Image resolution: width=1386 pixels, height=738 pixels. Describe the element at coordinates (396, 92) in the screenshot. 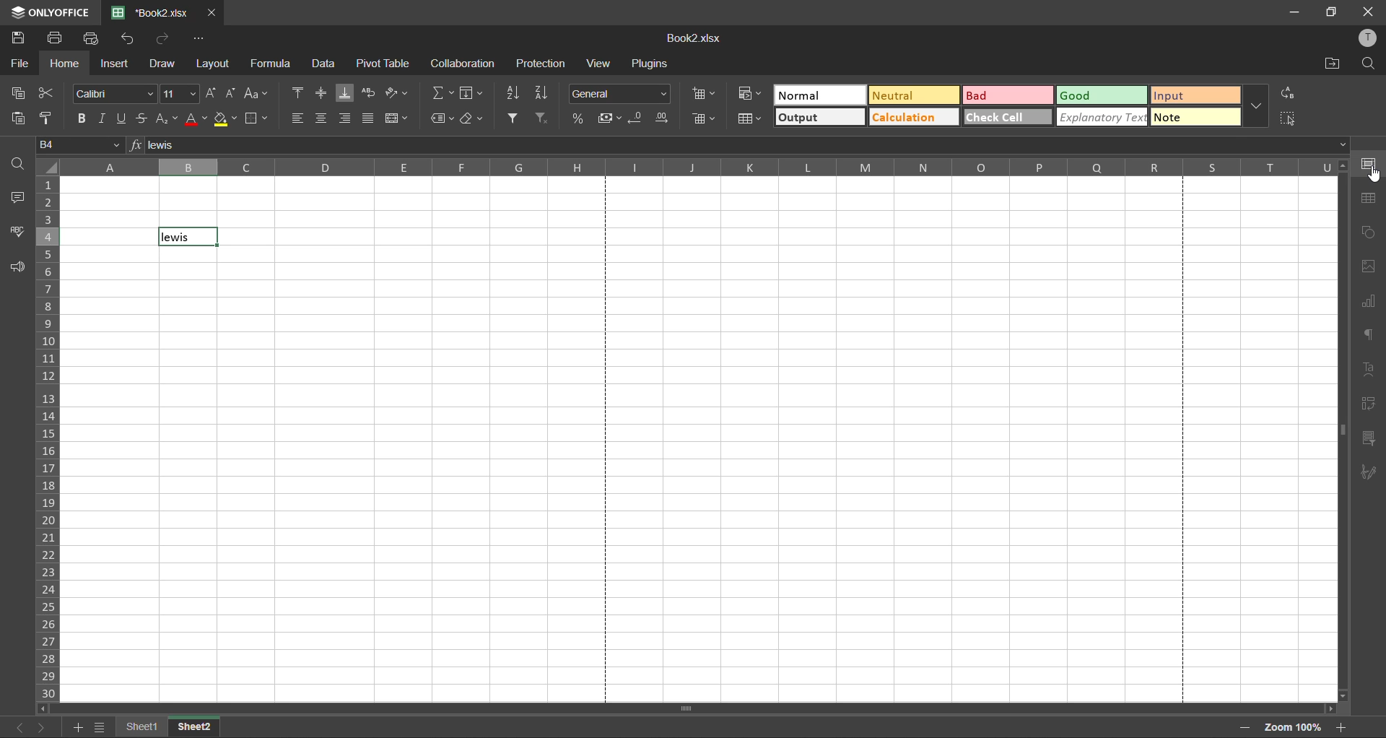

I see `orientation` at that location.